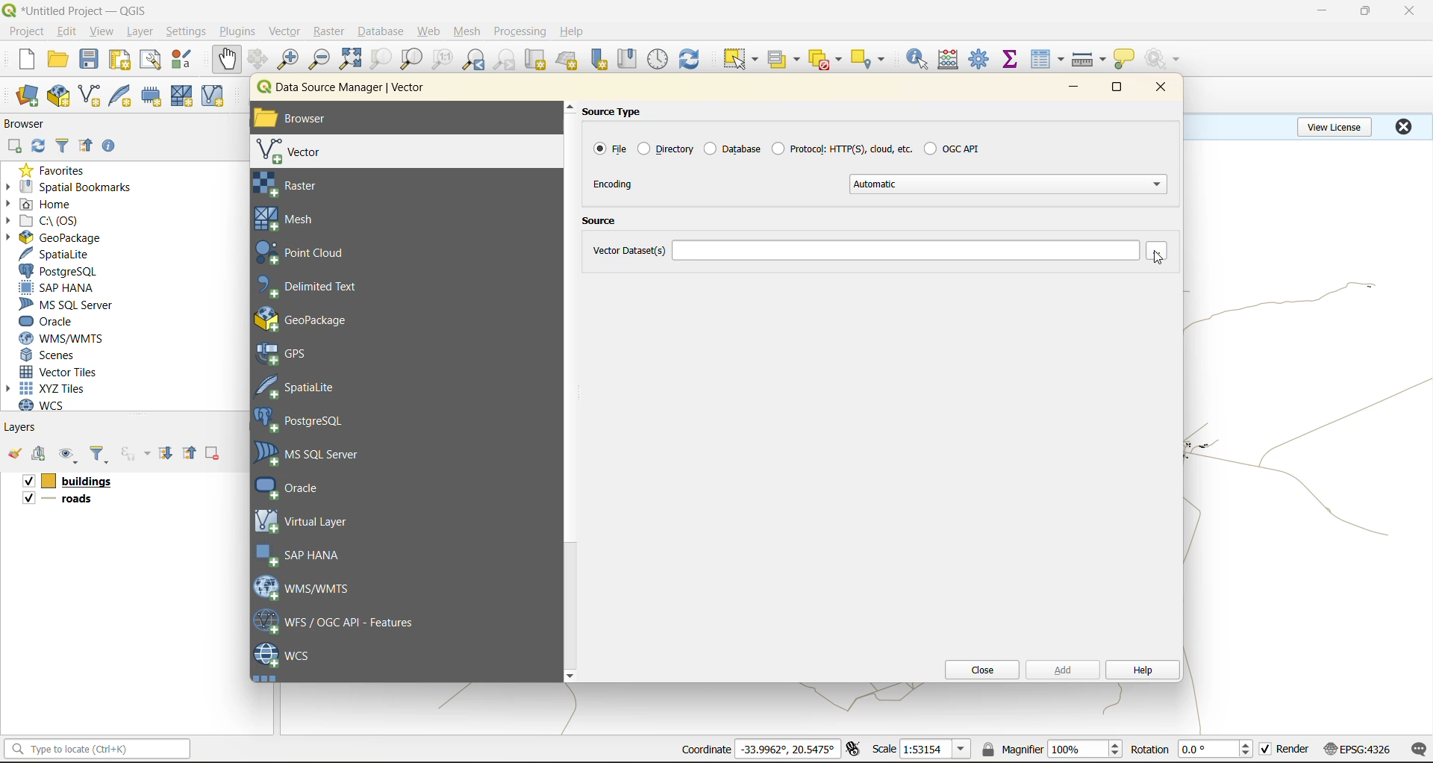  Describe the element at coordinates (166, 453) in the screenshot. I see `expand all` at that location.